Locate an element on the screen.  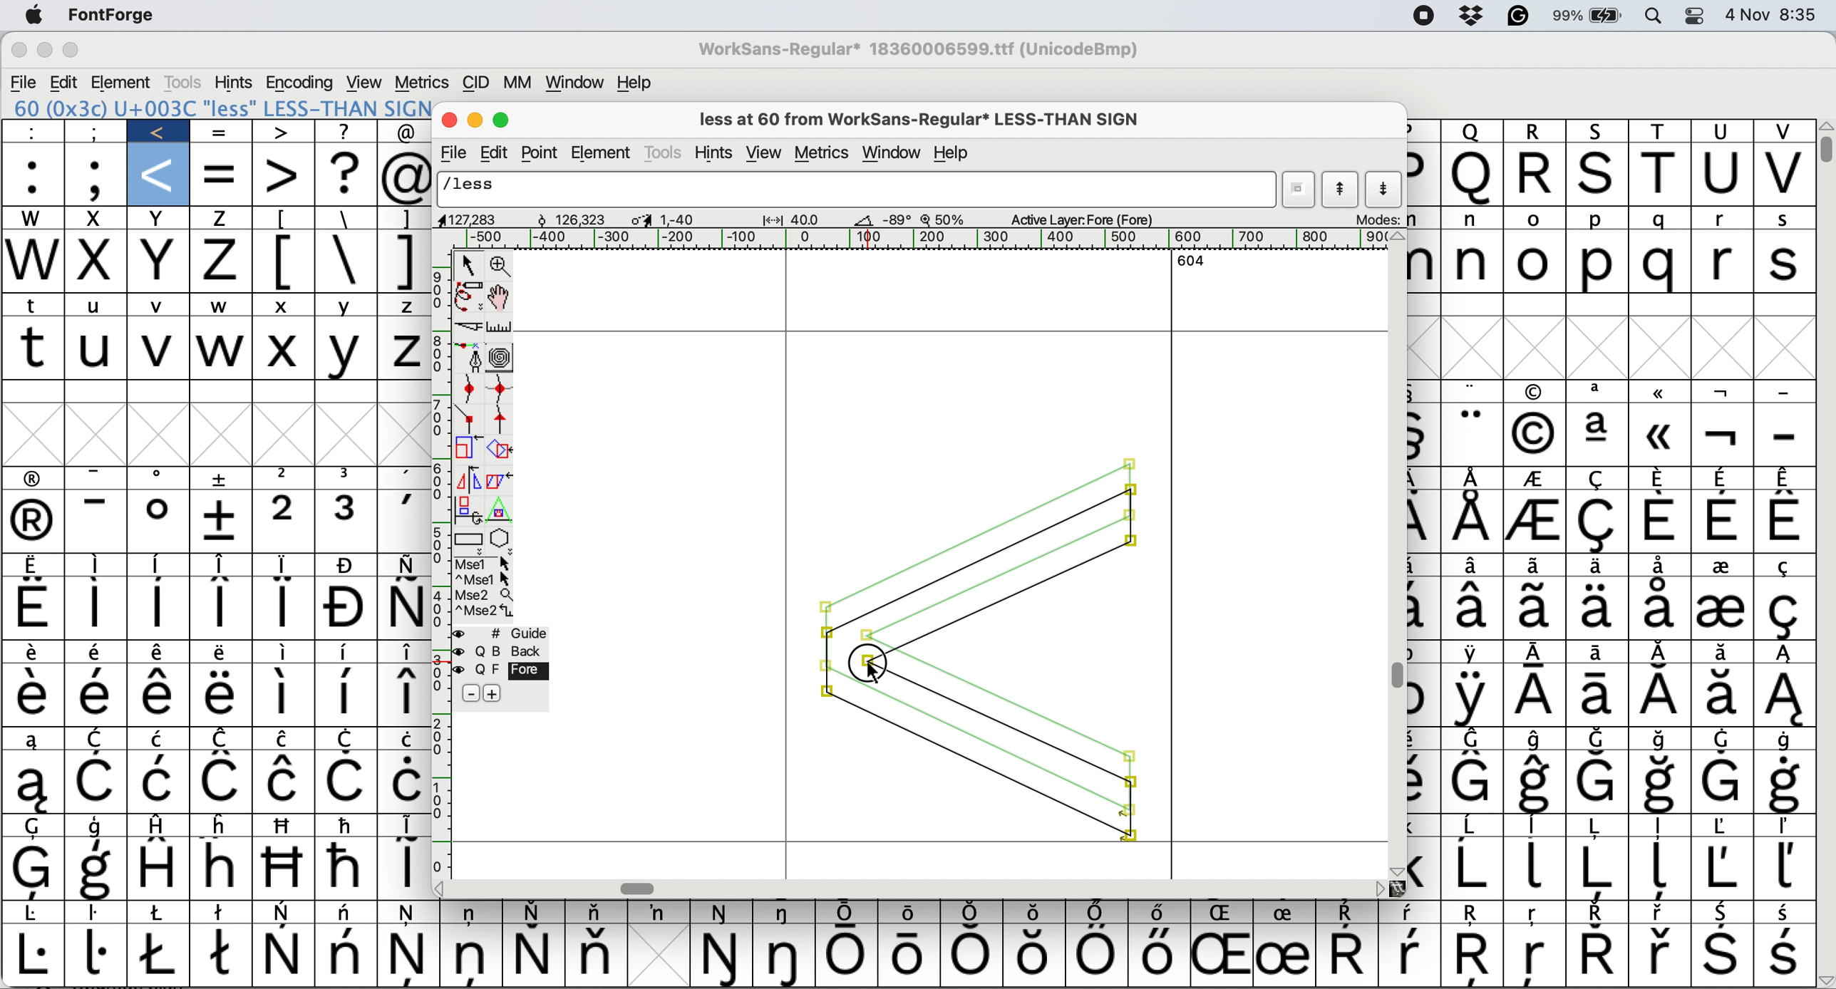
@ is located at coordinates (408, 132).